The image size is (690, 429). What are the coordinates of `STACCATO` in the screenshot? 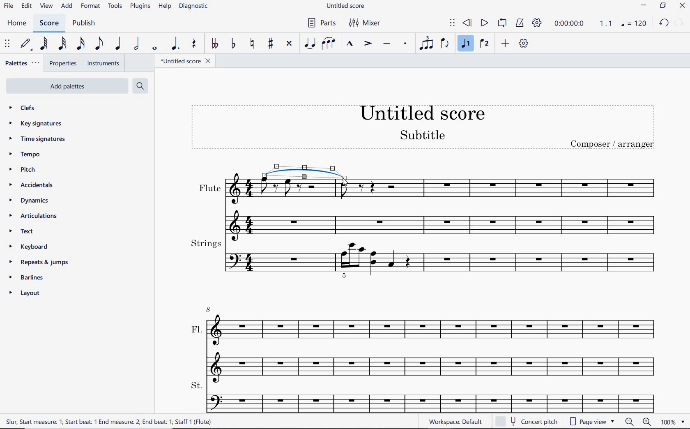 It's located at (405, 44).